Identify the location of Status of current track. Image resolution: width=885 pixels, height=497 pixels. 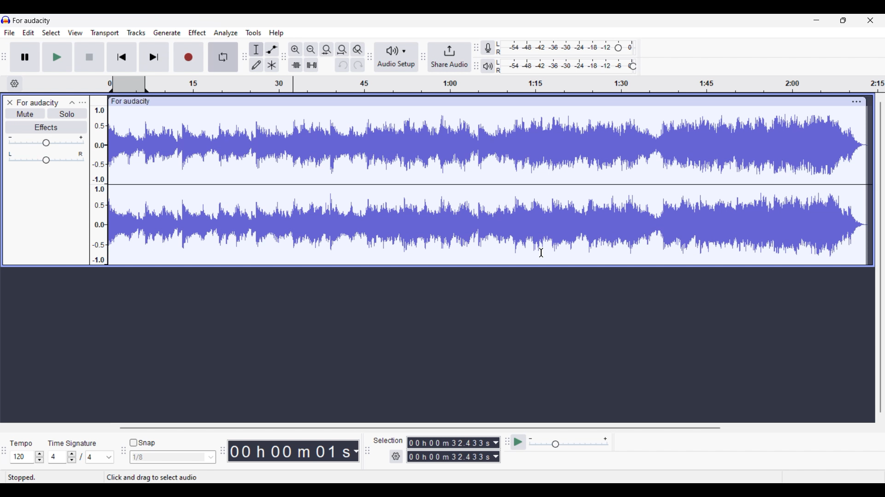
(23, 477).